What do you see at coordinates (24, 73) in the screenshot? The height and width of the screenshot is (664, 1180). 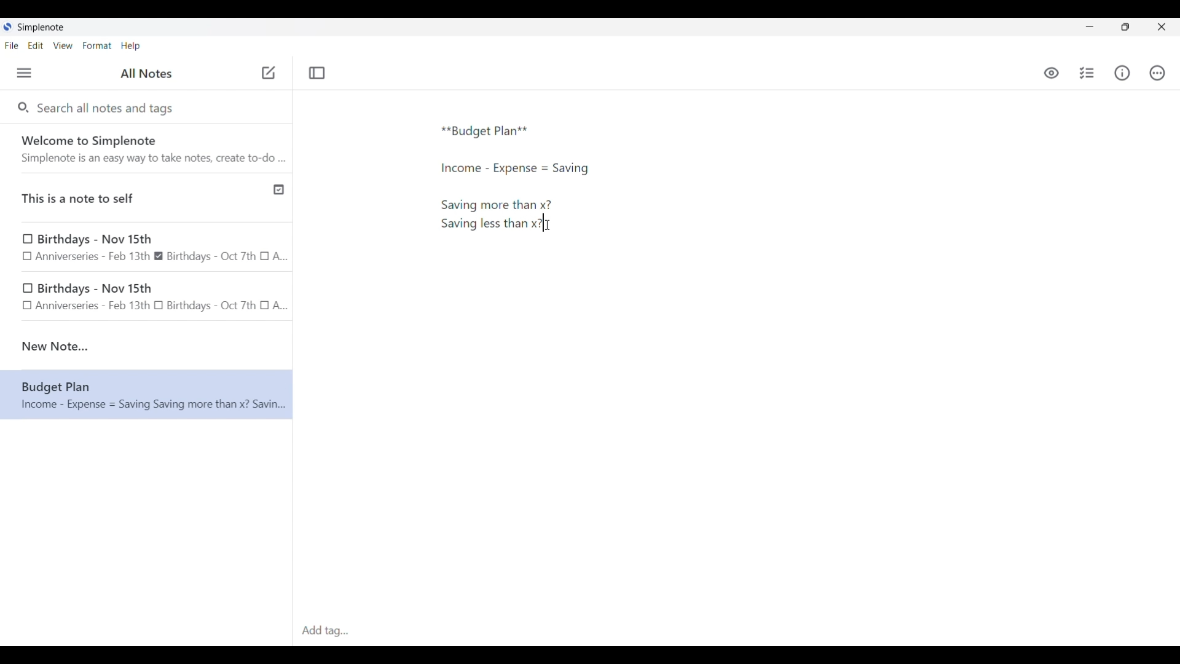 I see `Menu` at bounding box center [24, 73].